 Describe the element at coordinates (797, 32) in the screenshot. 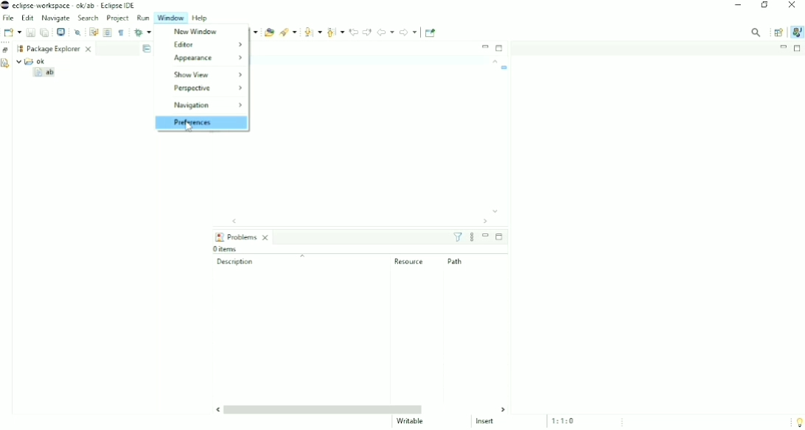

I see `Java` at that location.